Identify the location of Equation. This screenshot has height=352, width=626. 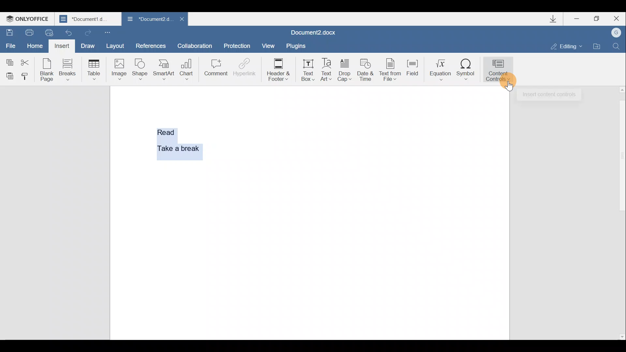
(439, 69).